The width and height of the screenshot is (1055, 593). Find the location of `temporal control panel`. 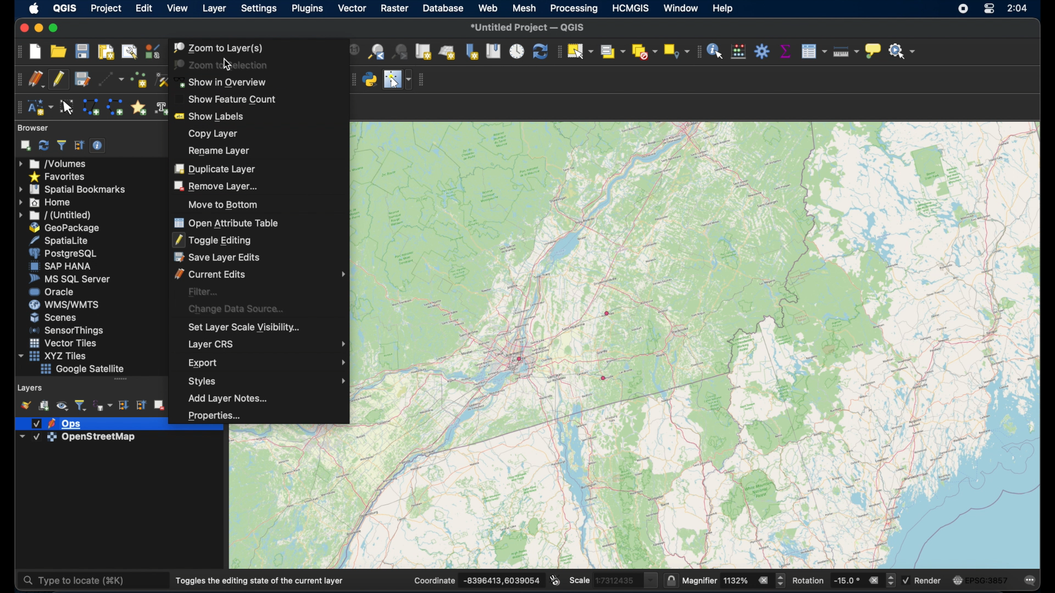

temporal control panel is located at coordinates (517, 52).